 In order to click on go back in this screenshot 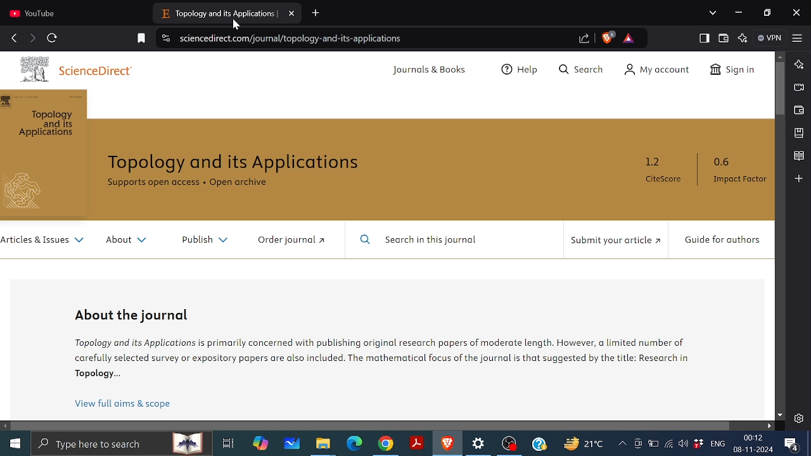, I will do `click(14, 37)`.